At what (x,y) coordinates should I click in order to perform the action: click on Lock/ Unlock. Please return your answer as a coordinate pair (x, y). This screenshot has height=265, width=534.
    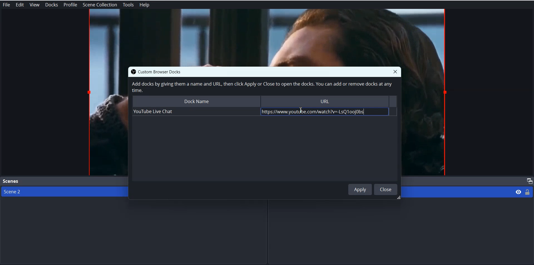
    Looking at the image, I should click on (528, 192).